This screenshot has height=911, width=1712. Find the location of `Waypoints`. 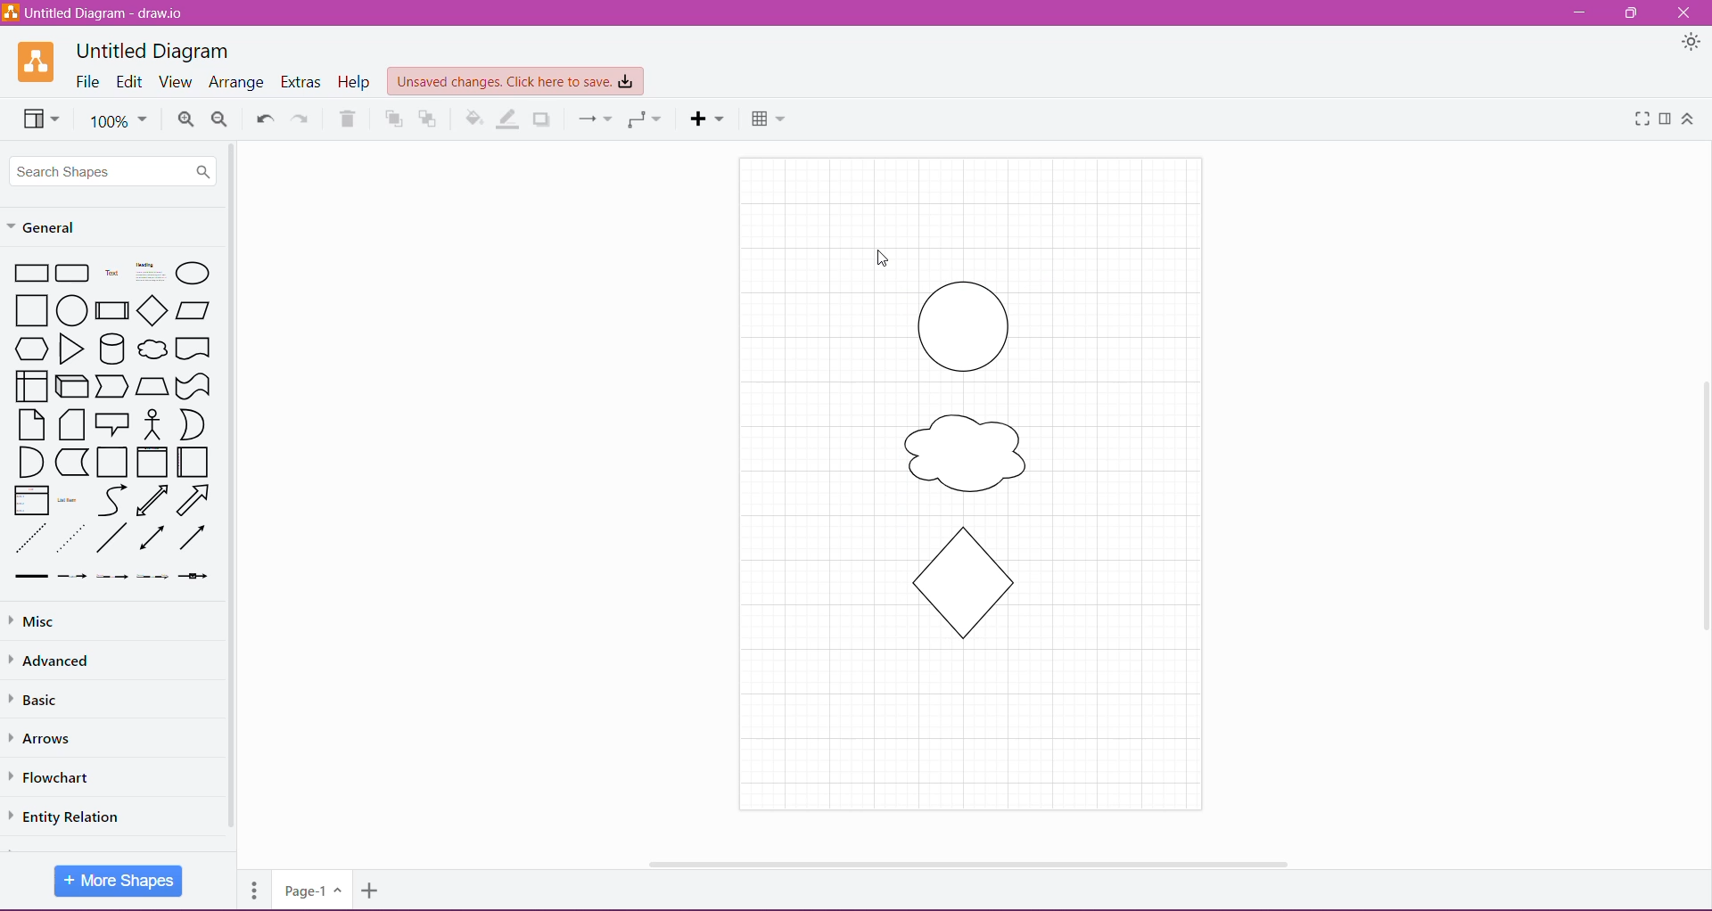

Waypoints is located at coordinates (643, 119).